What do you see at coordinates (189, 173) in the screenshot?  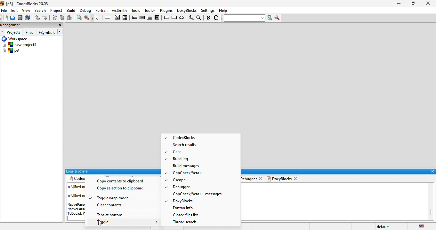 I see `Cppcheck/Vera++` at bounding box center [189, 173].